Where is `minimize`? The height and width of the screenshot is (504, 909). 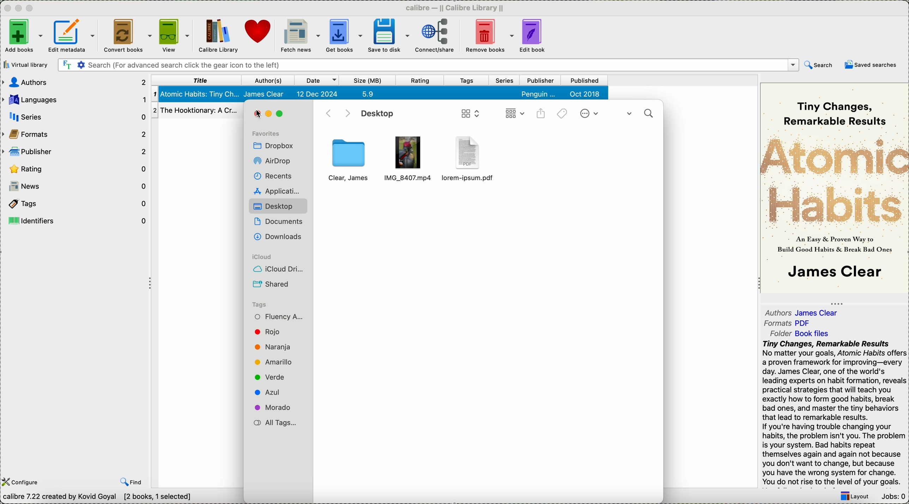
minimize is located at coordinates (18, 7).